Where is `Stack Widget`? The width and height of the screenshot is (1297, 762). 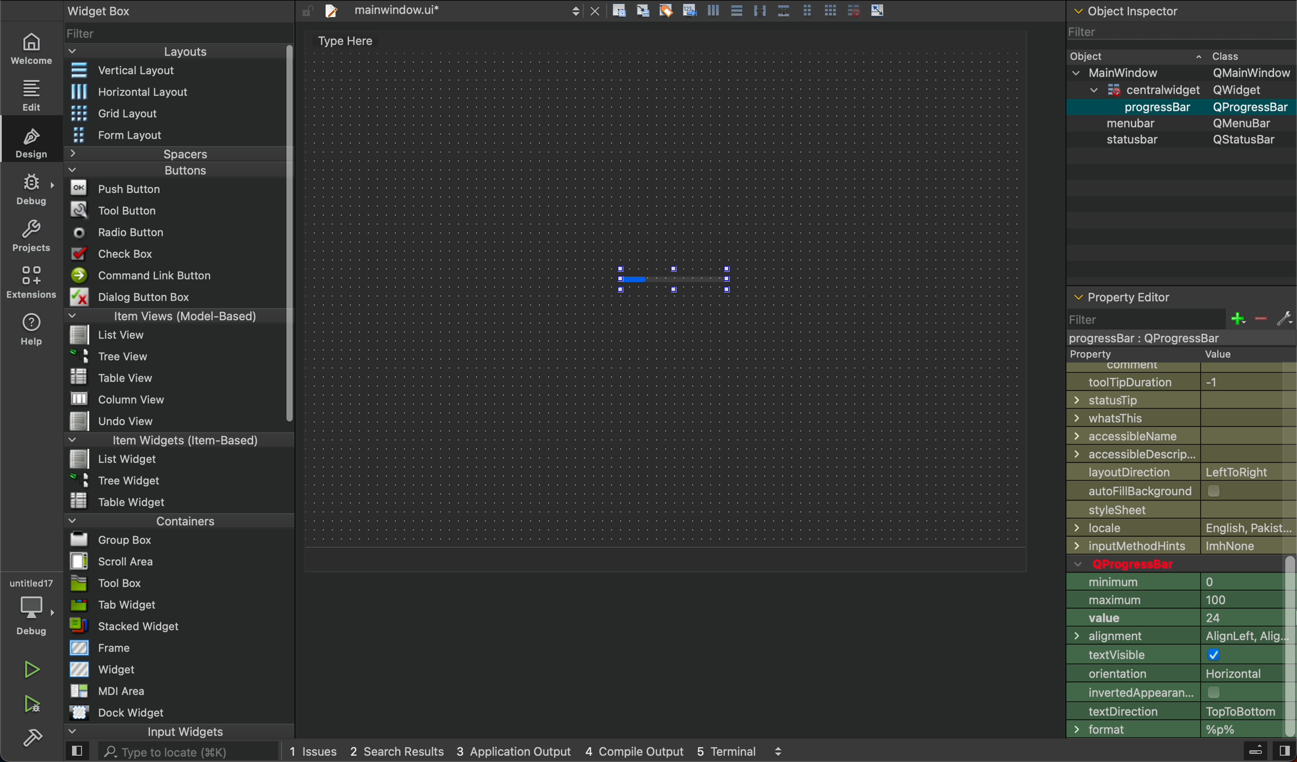
Stack Widget is located at coordinates (161, 626).